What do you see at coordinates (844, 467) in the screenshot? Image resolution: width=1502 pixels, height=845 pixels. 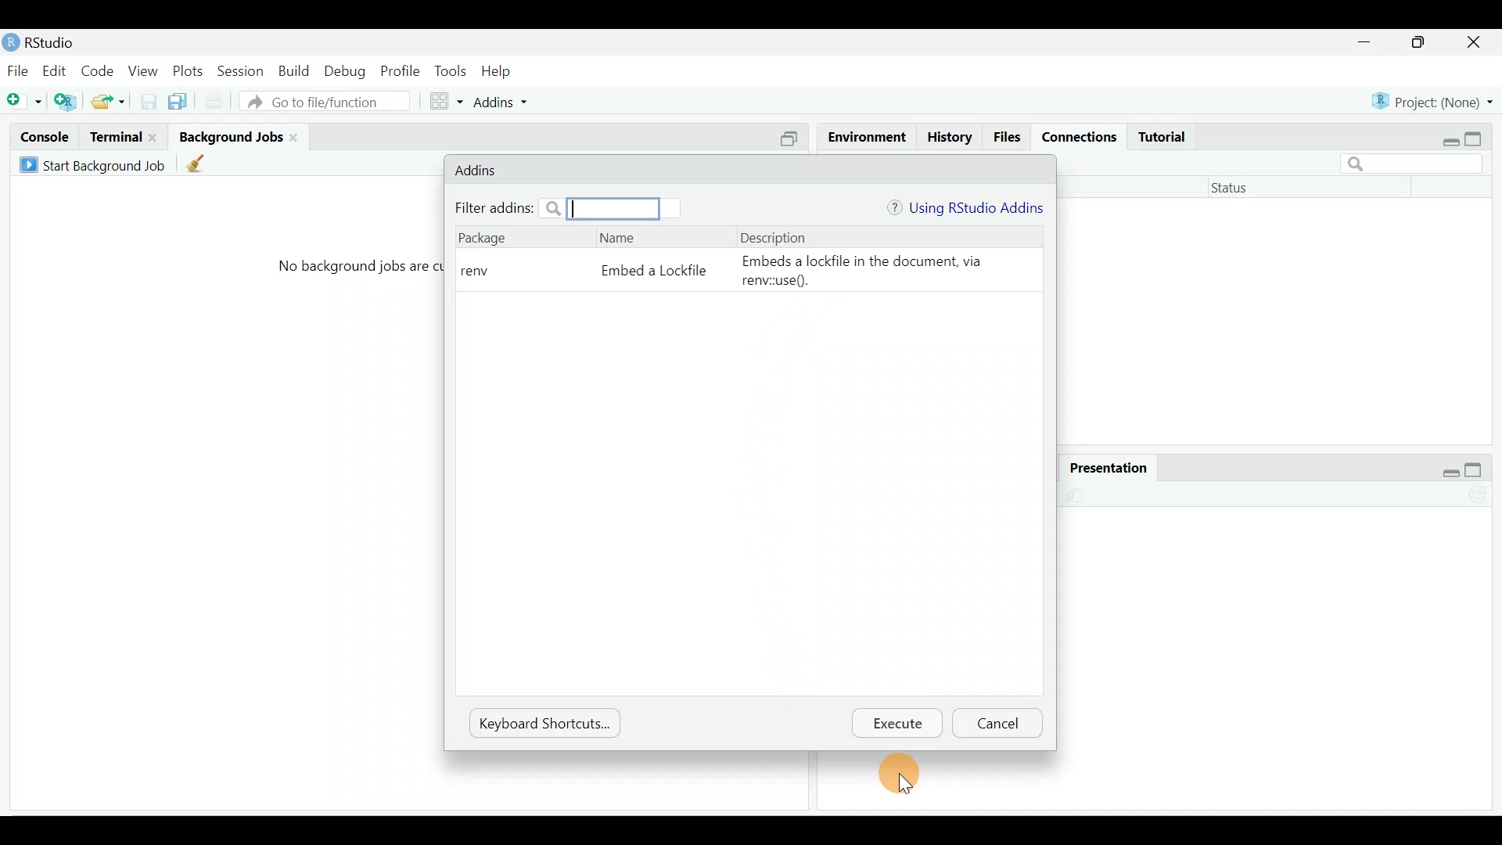 I see `Plots` at bounding box center [844, 467].